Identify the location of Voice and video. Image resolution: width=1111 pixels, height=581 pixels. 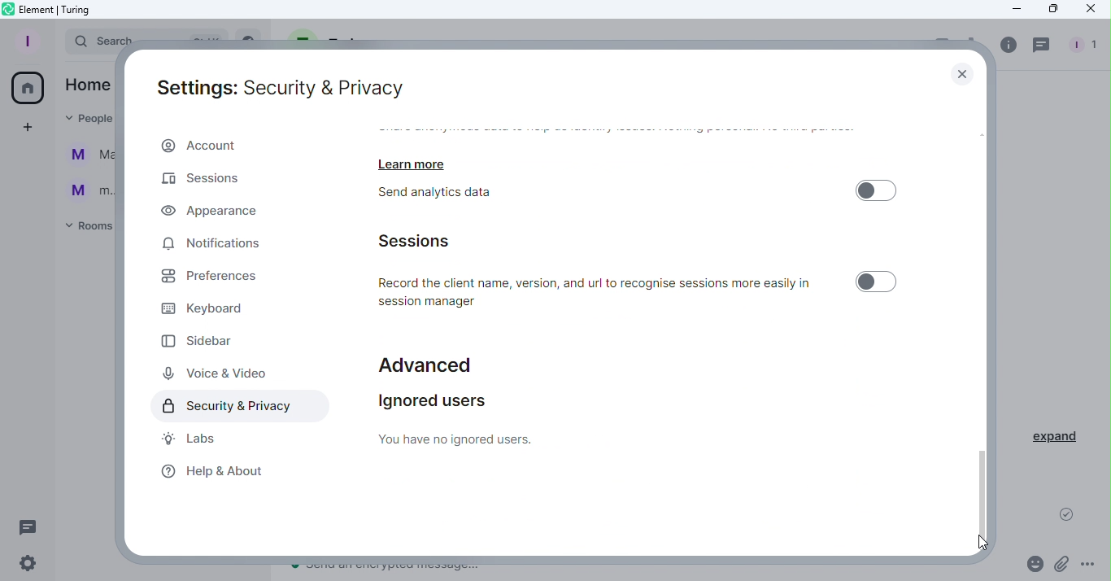
(215, 372).